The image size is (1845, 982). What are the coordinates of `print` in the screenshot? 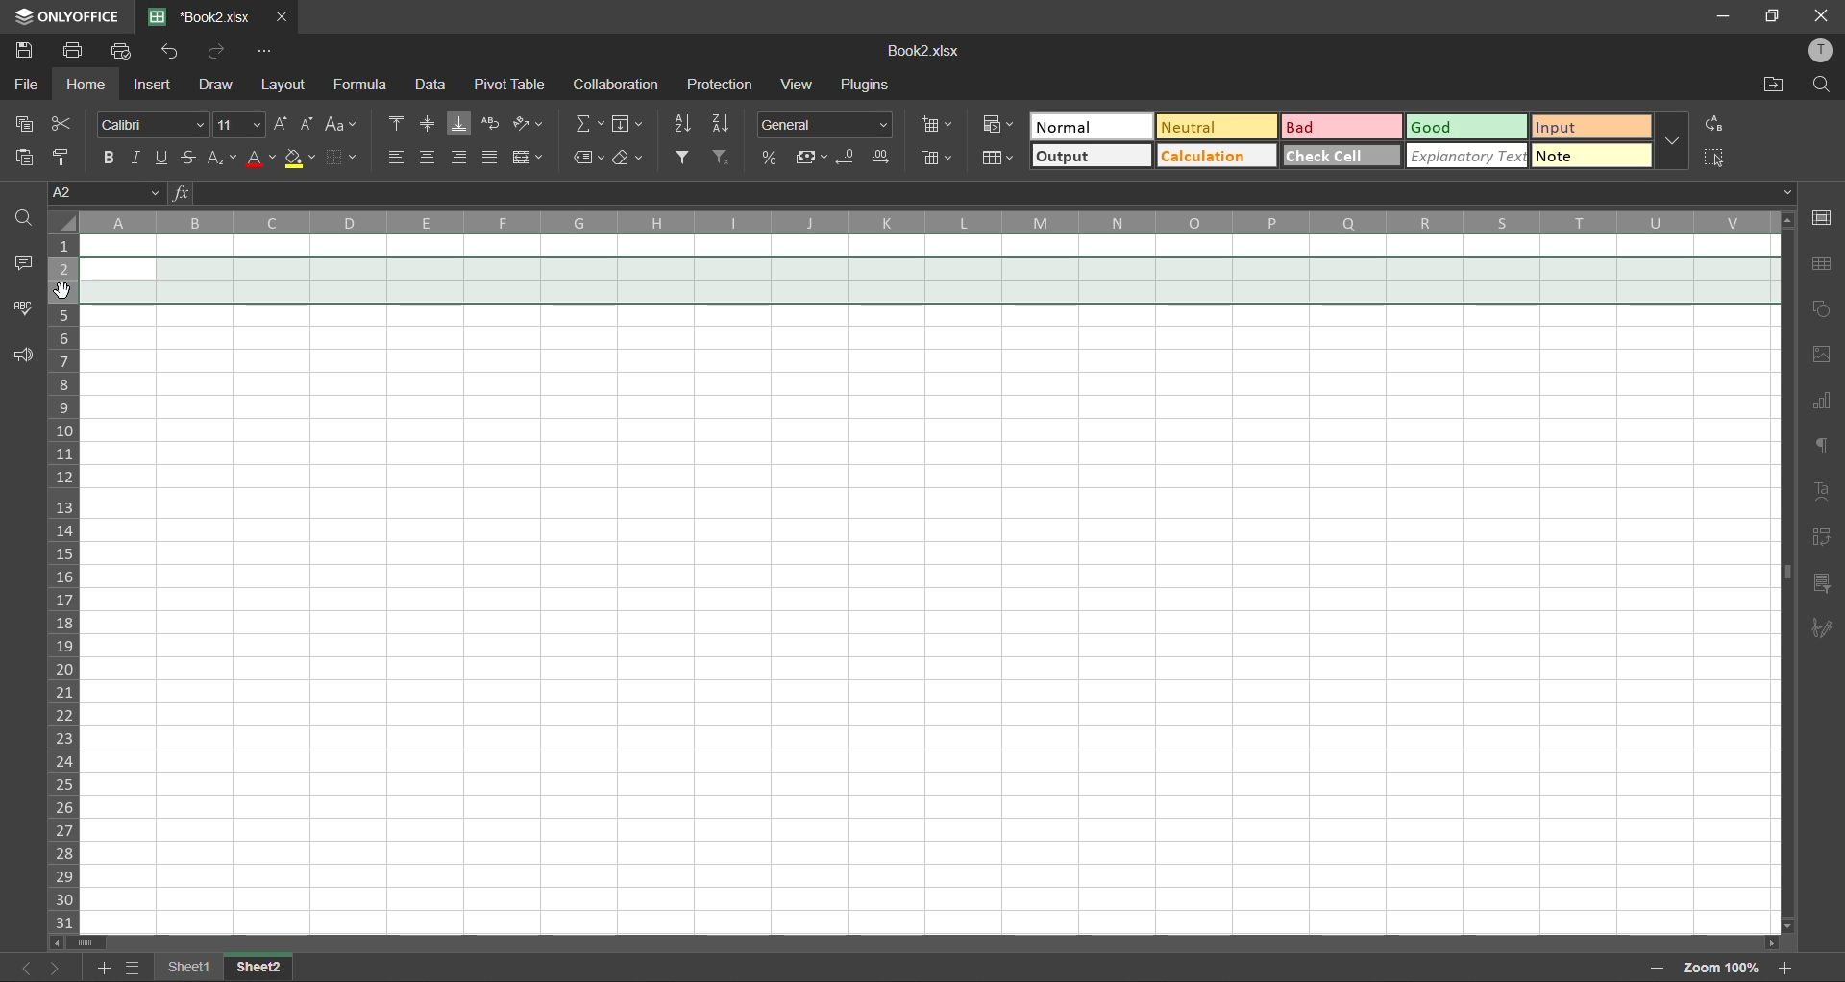 It's located at (79, 51).